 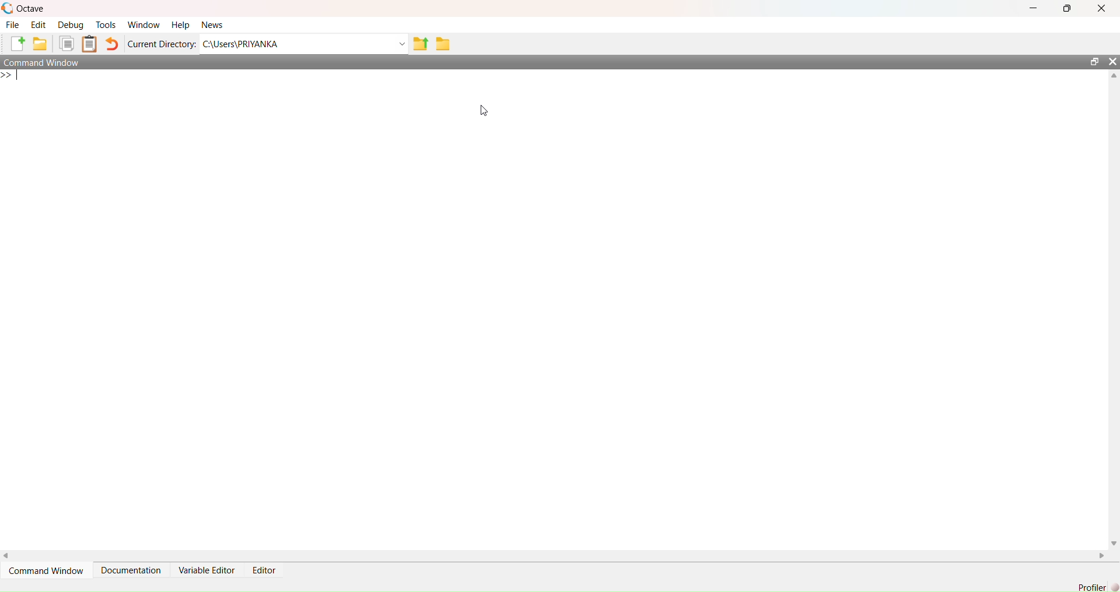 I want to click on Editor, so click(x=264, y=570).